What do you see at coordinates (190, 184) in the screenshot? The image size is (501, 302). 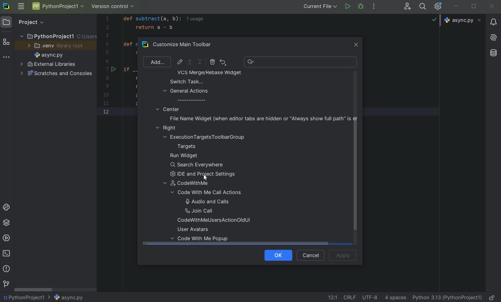 I see `codeWithMe` at bounding box center [190, 184].